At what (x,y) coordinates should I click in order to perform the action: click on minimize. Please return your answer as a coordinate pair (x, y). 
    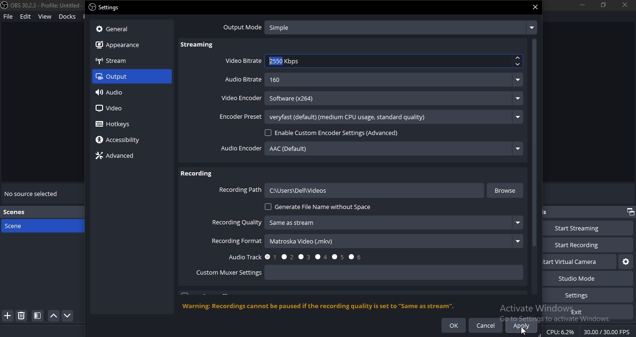
    Looking at the image, I should click on (582, 5).